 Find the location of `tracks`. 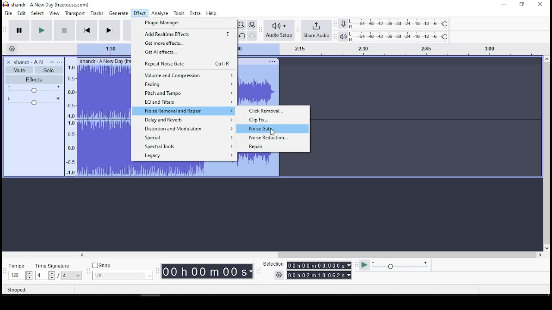

tracks is located at coordinates (97, 13).